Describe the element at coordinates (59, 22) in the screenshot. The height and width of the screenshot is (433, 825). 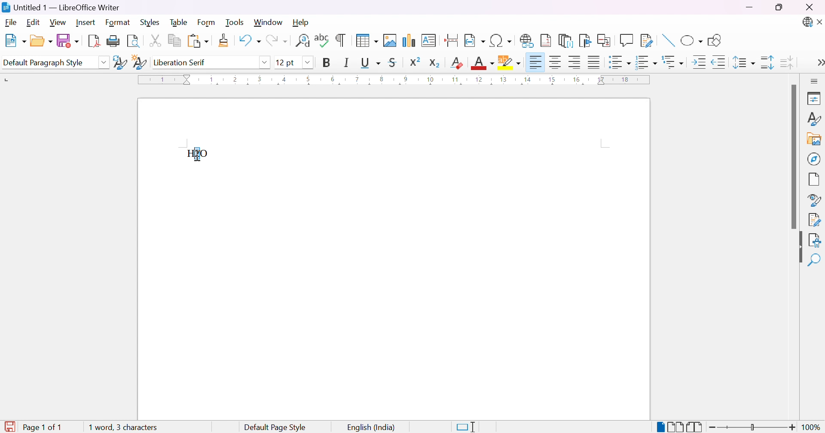
I see `View` at that location.